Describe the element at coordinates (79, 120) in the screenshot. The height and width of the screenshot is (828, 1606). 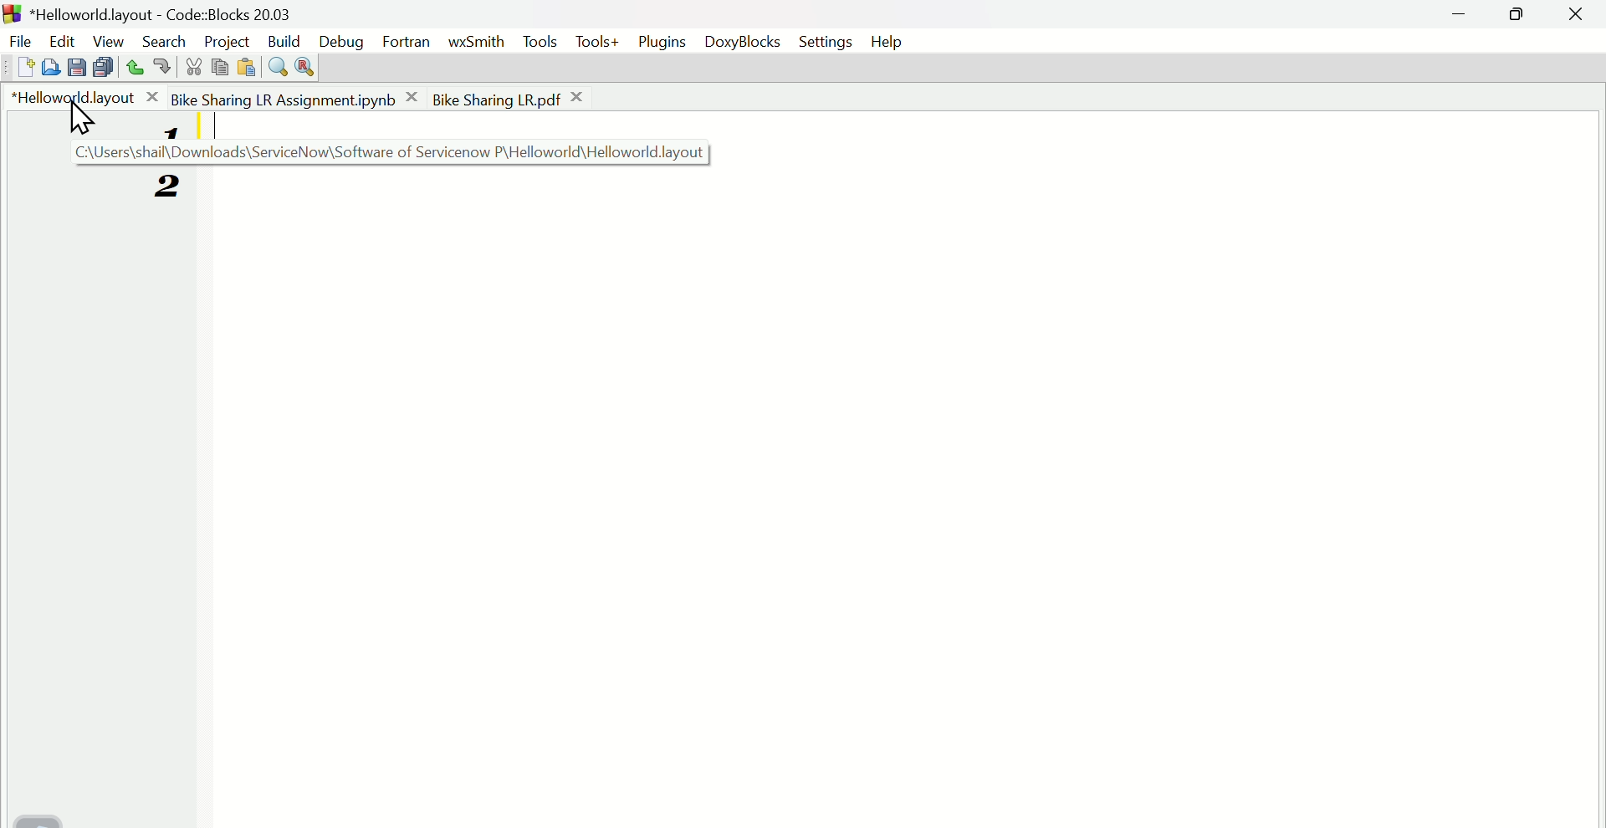
I see `Cursor` at that location.